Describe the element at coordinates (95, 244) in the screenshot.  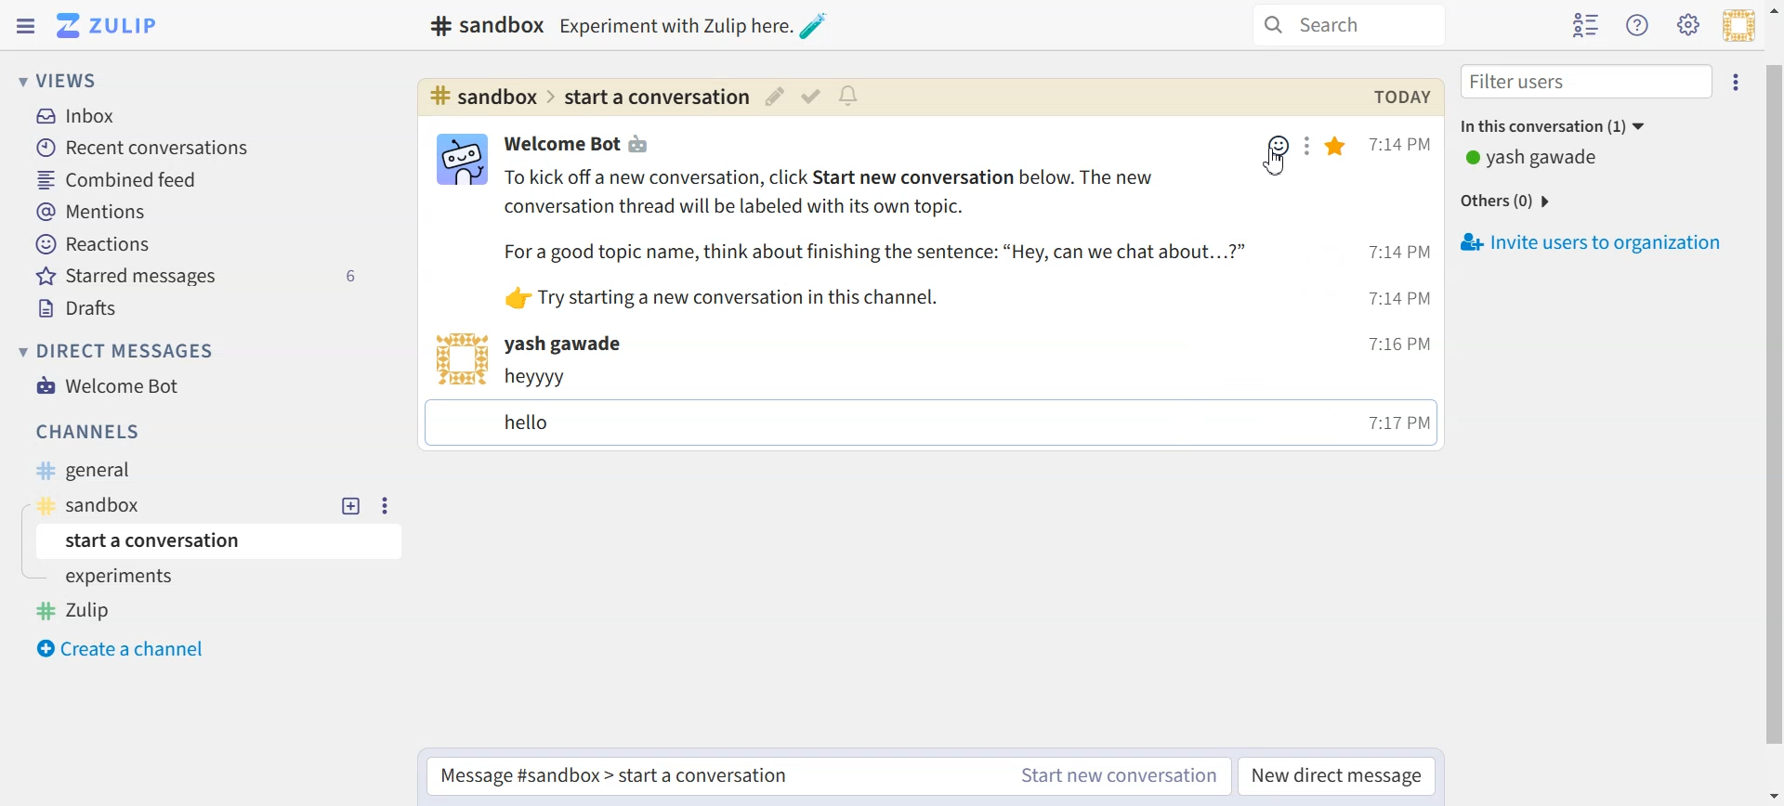
I see `Reactions` at that location.